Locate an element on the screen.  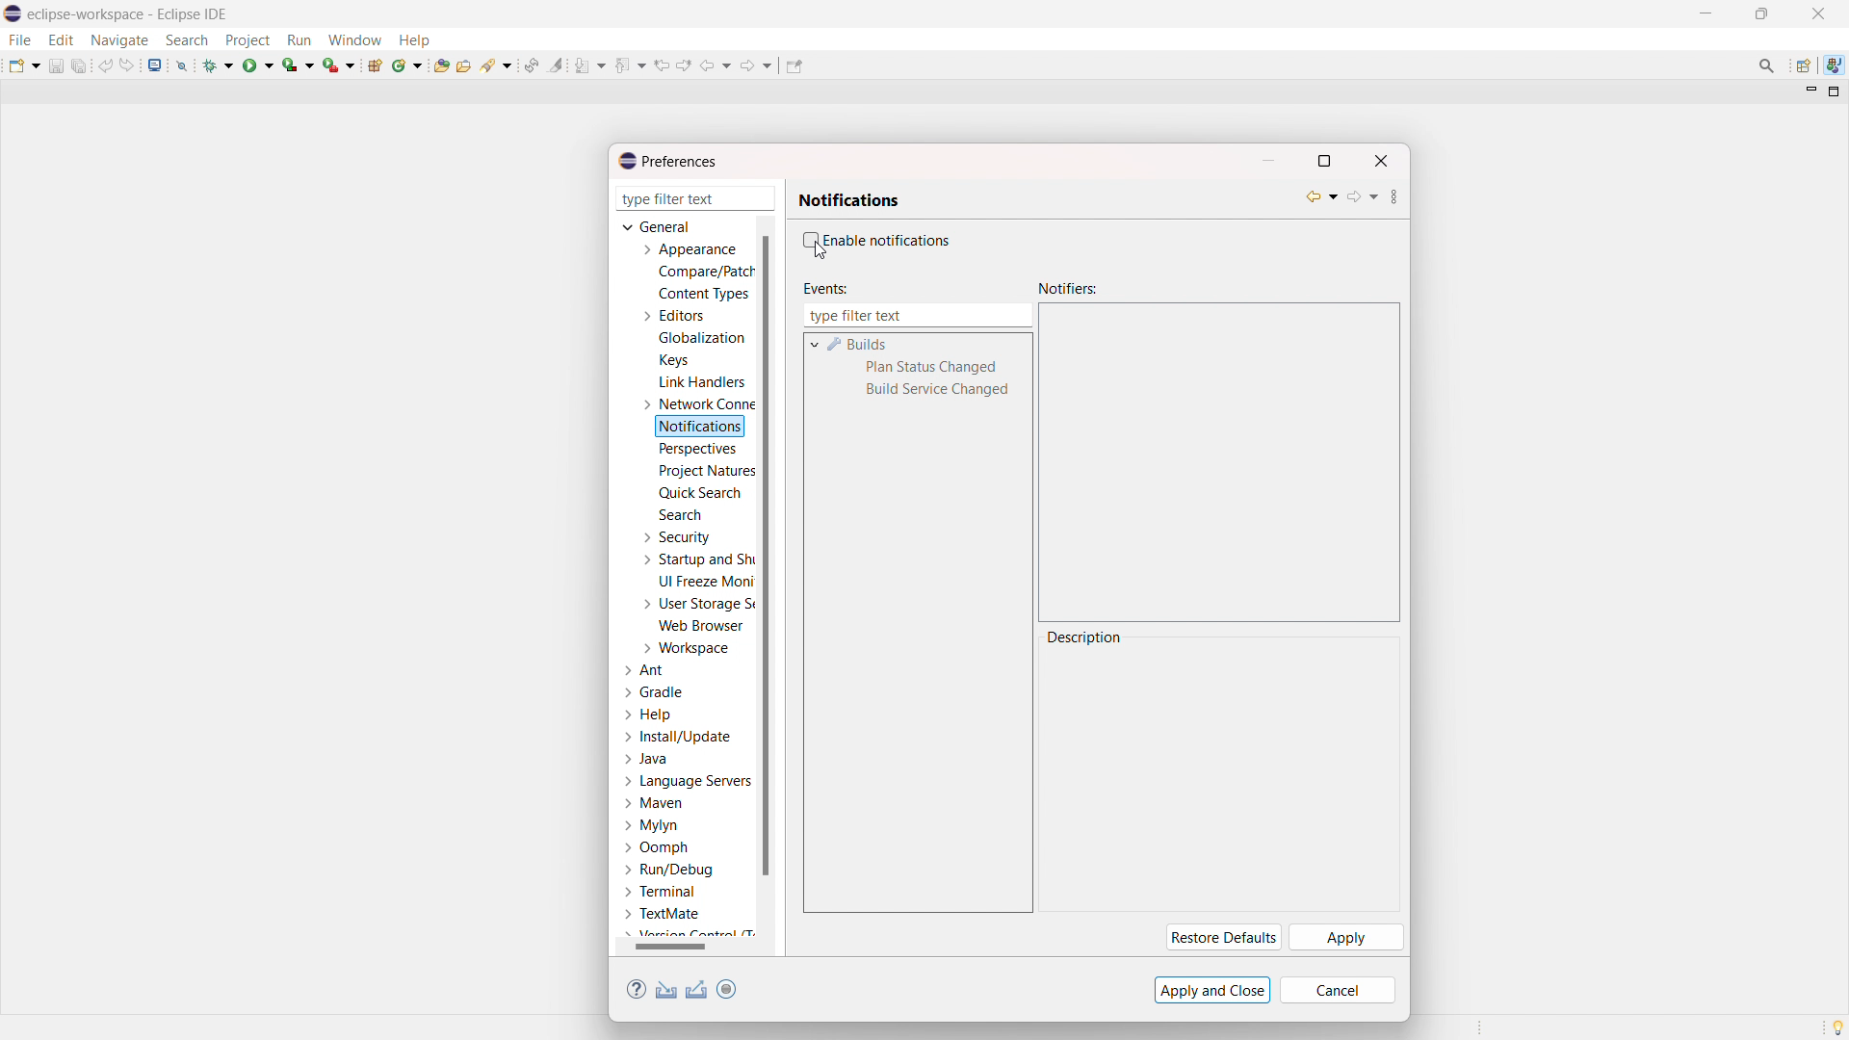
view menu is located at coordinates (1394, 199).